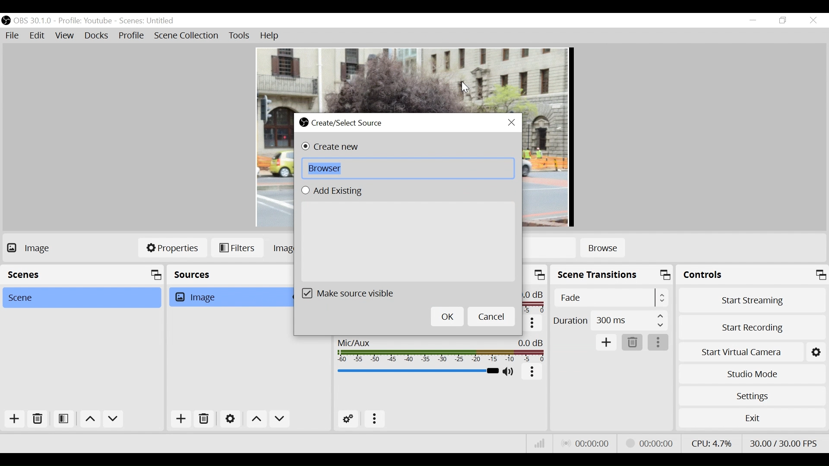 This screenshot has width=829, height=466. Describe the element at coordinates (173, 248) in the screenshot. I see `Properties` at that location.